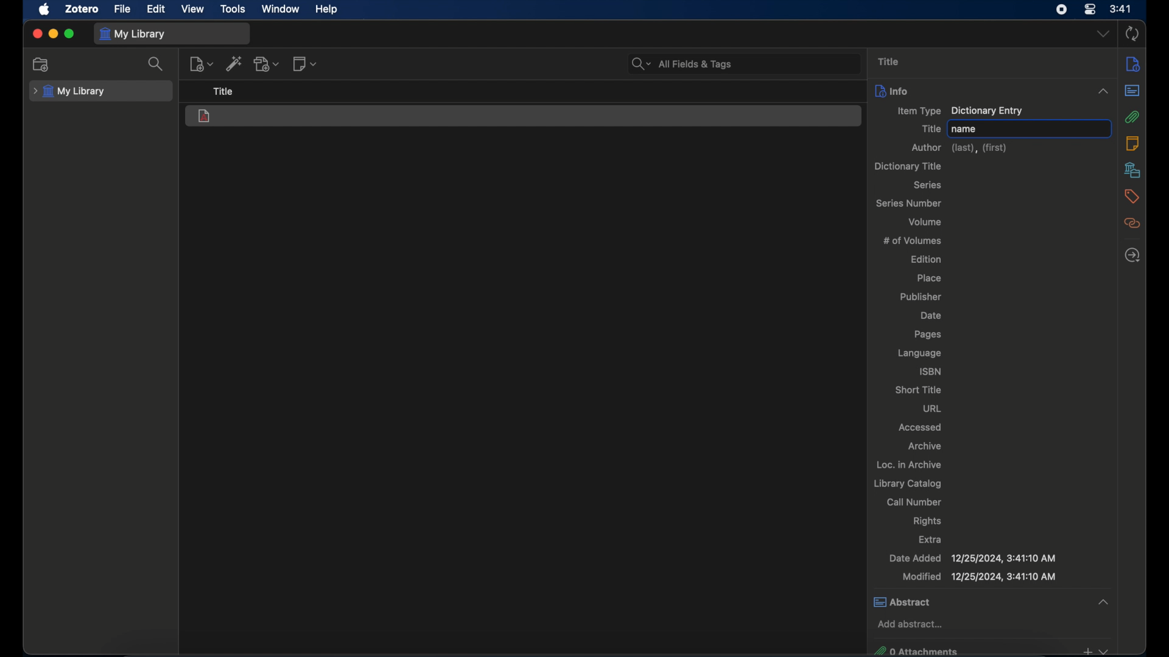 This screenshot has width=1169, height=657. I want to click on archive, so click(925, 447).